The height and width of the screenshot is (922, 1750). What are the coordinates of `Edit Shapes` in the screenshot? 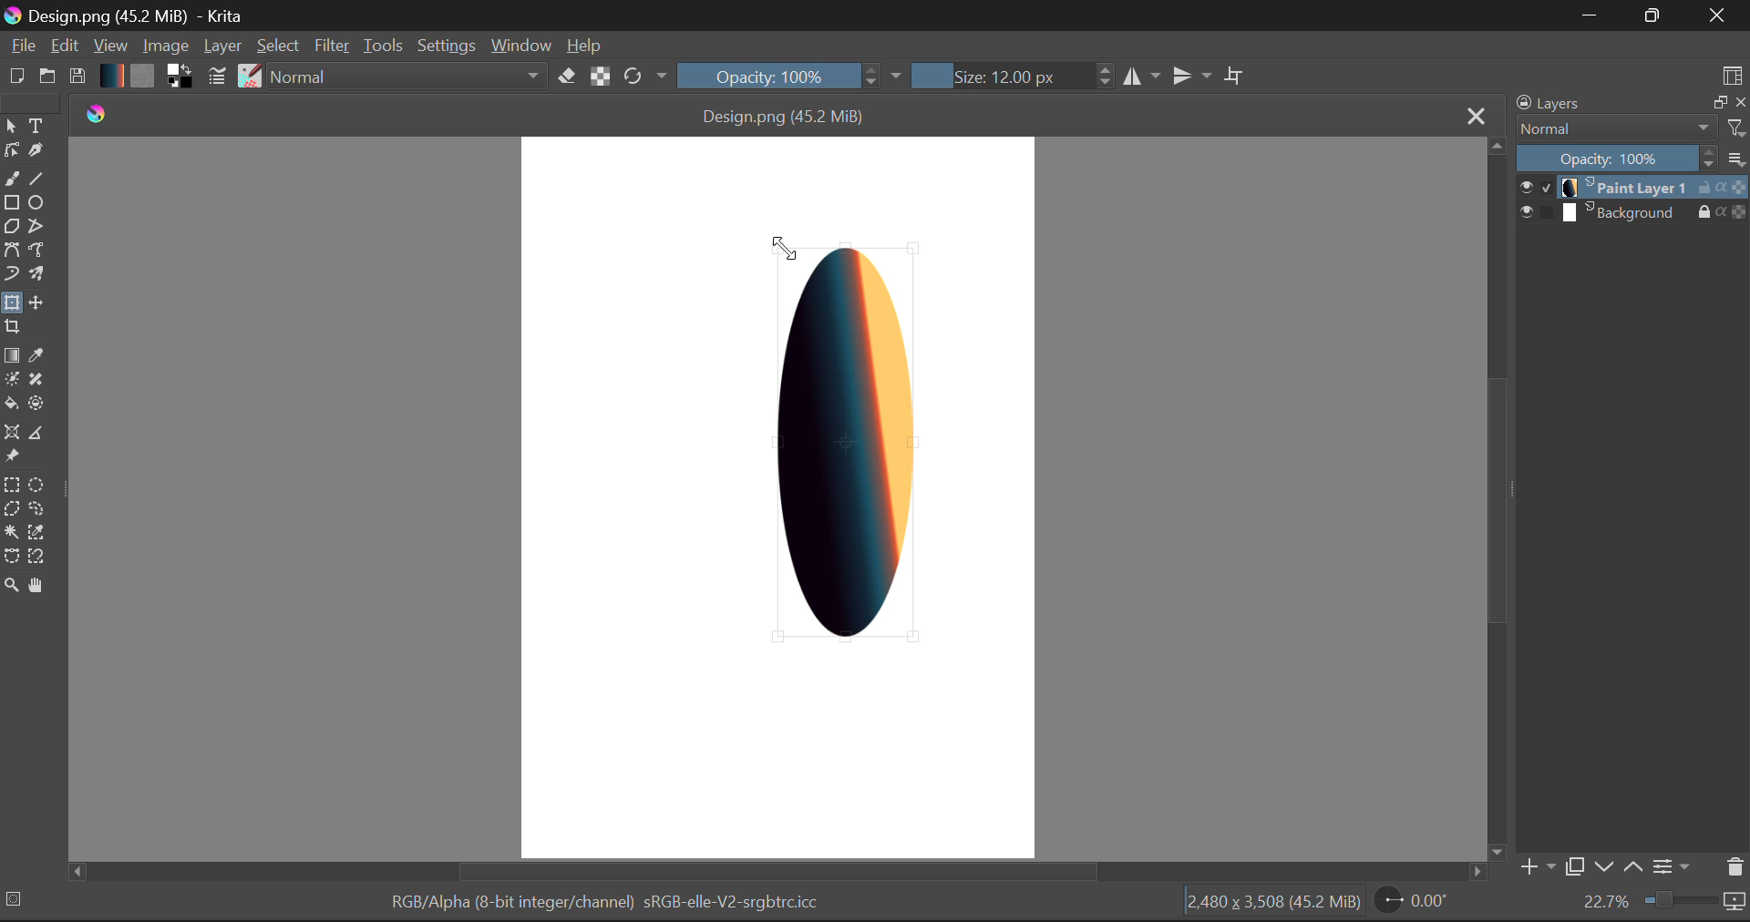 It's located at (11, 149).